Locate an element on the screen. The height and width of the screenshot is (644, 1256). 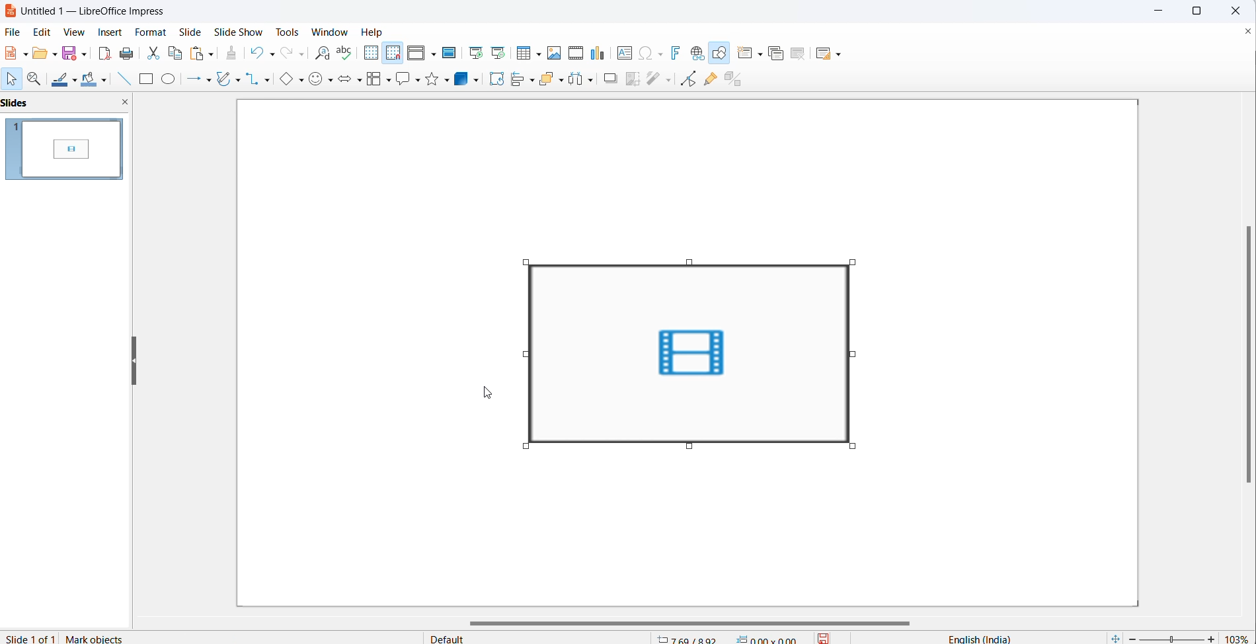
edit is located at coordinates (43, 32).